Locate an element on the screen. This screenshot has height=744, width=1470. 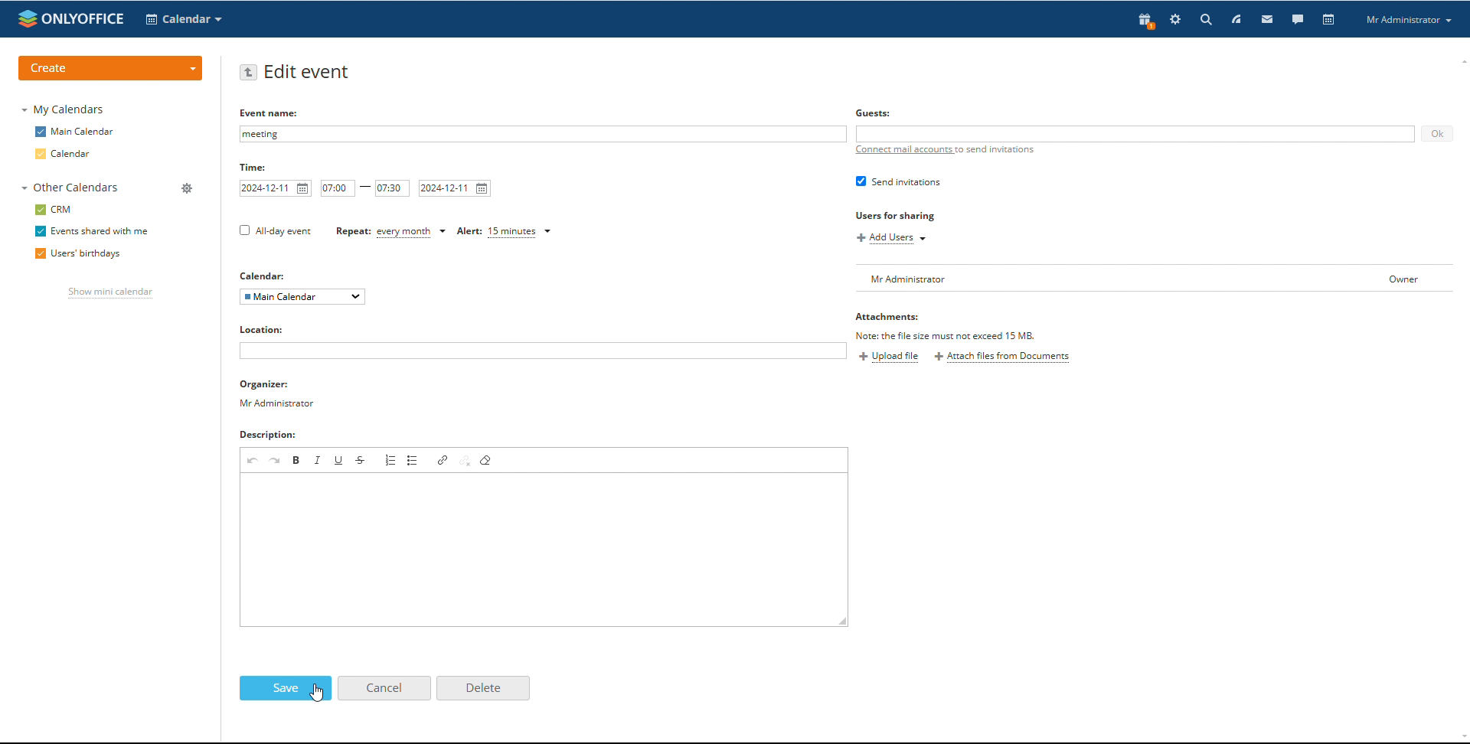
add event name is located at coordinates (542, 134).